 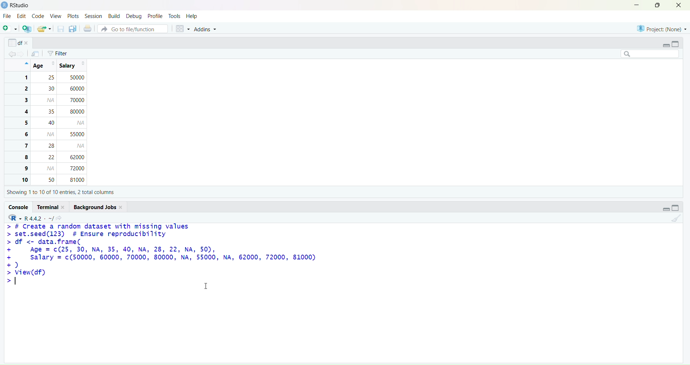 What do you see at coordinates (634, 5) in the screenshot?
I see `minimize` at bounding box center [634, 5].